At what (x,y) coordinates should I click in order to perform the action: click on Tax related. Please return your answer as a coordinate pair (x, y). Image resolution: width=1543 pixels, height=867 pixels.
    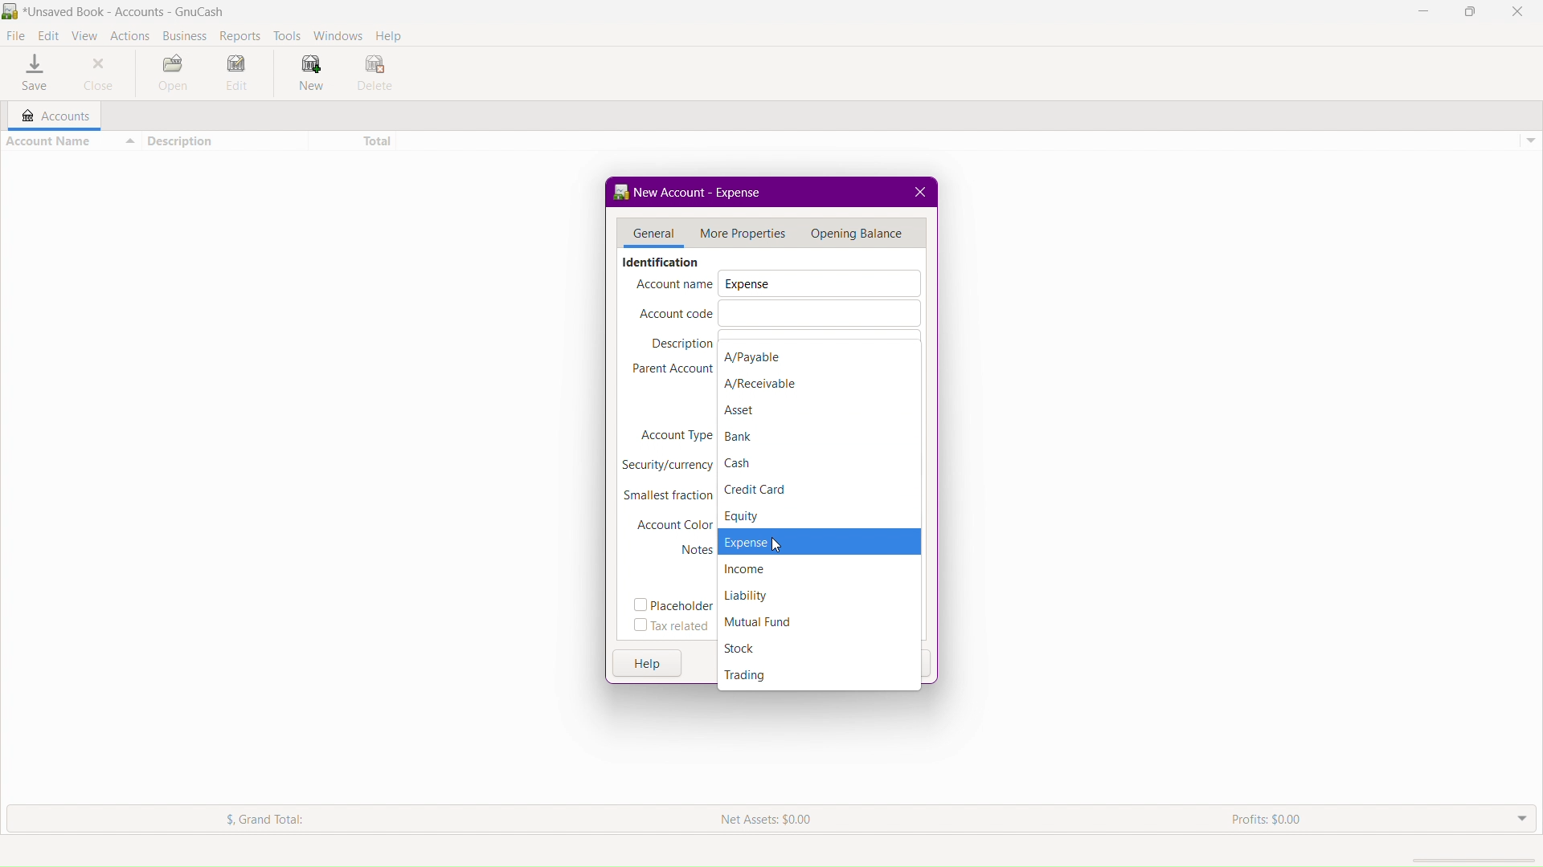
    Looking at the image, I should click on (672, 628).